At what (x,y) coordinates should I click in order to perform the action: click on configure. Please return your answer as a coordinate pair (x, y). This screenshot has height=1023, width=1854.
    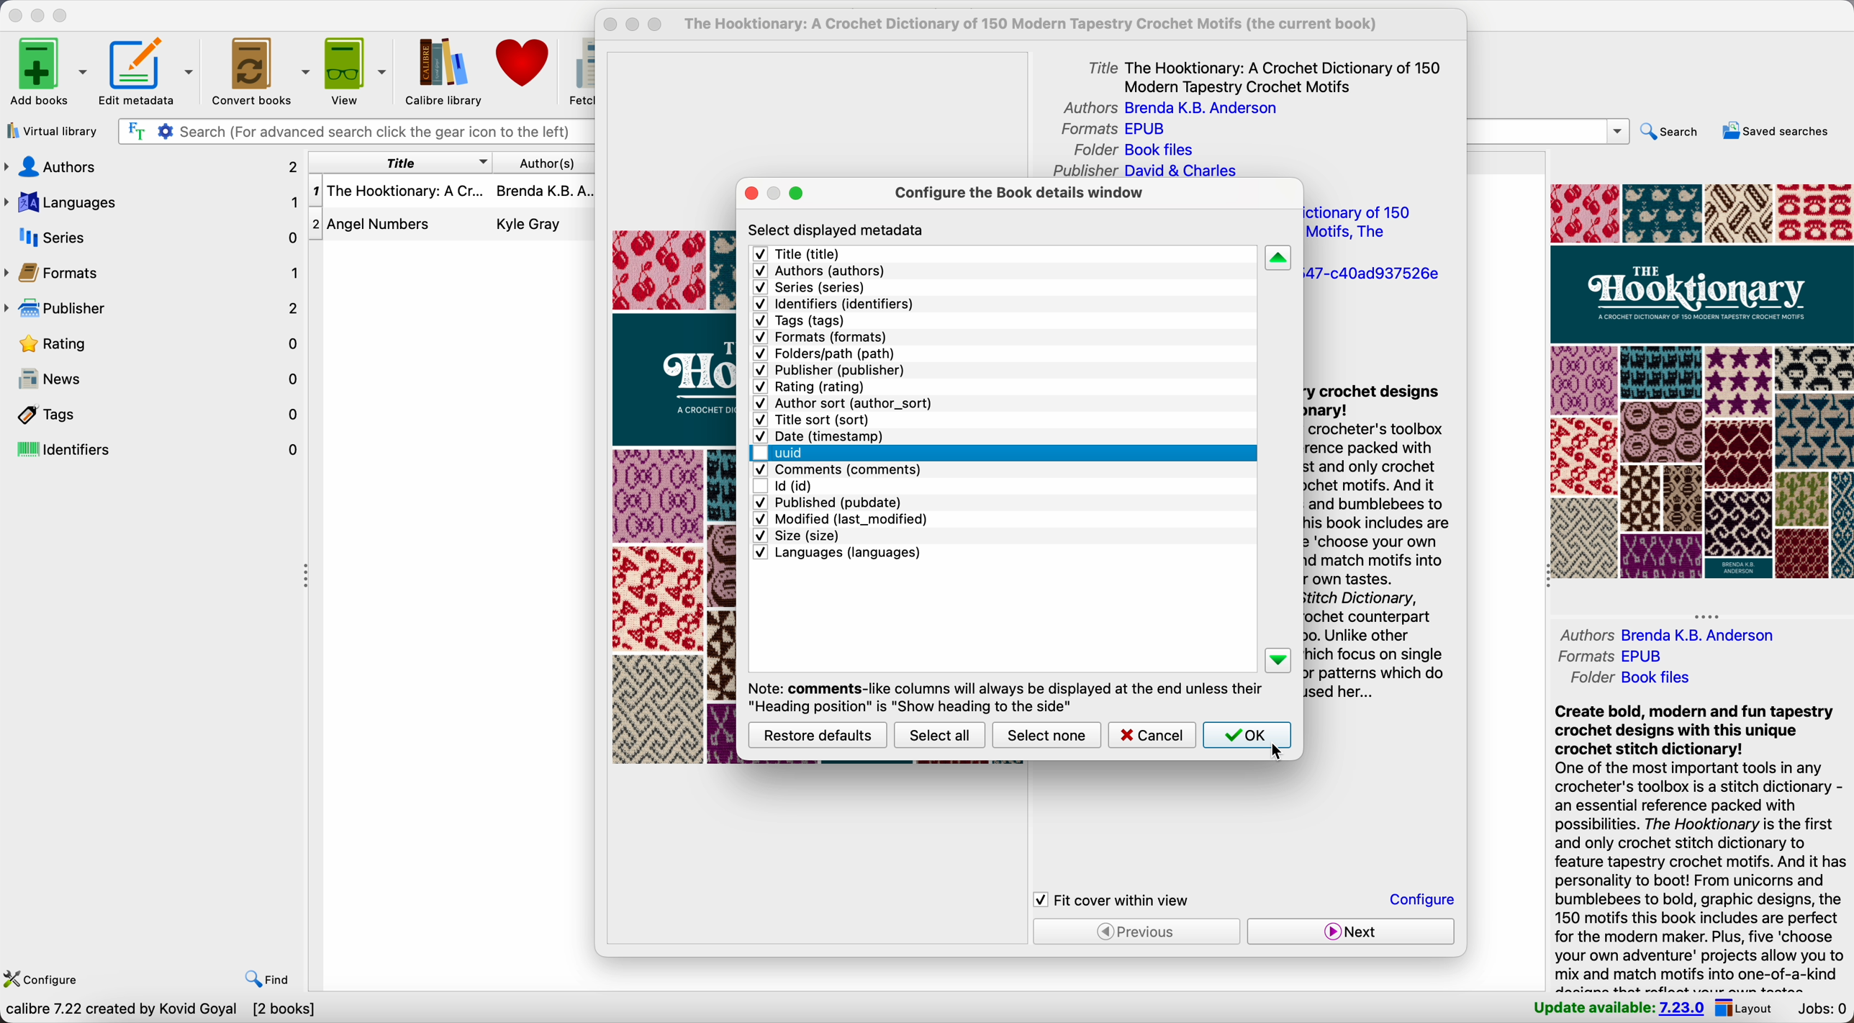
    Looking at the image, I should click on (40, 981).